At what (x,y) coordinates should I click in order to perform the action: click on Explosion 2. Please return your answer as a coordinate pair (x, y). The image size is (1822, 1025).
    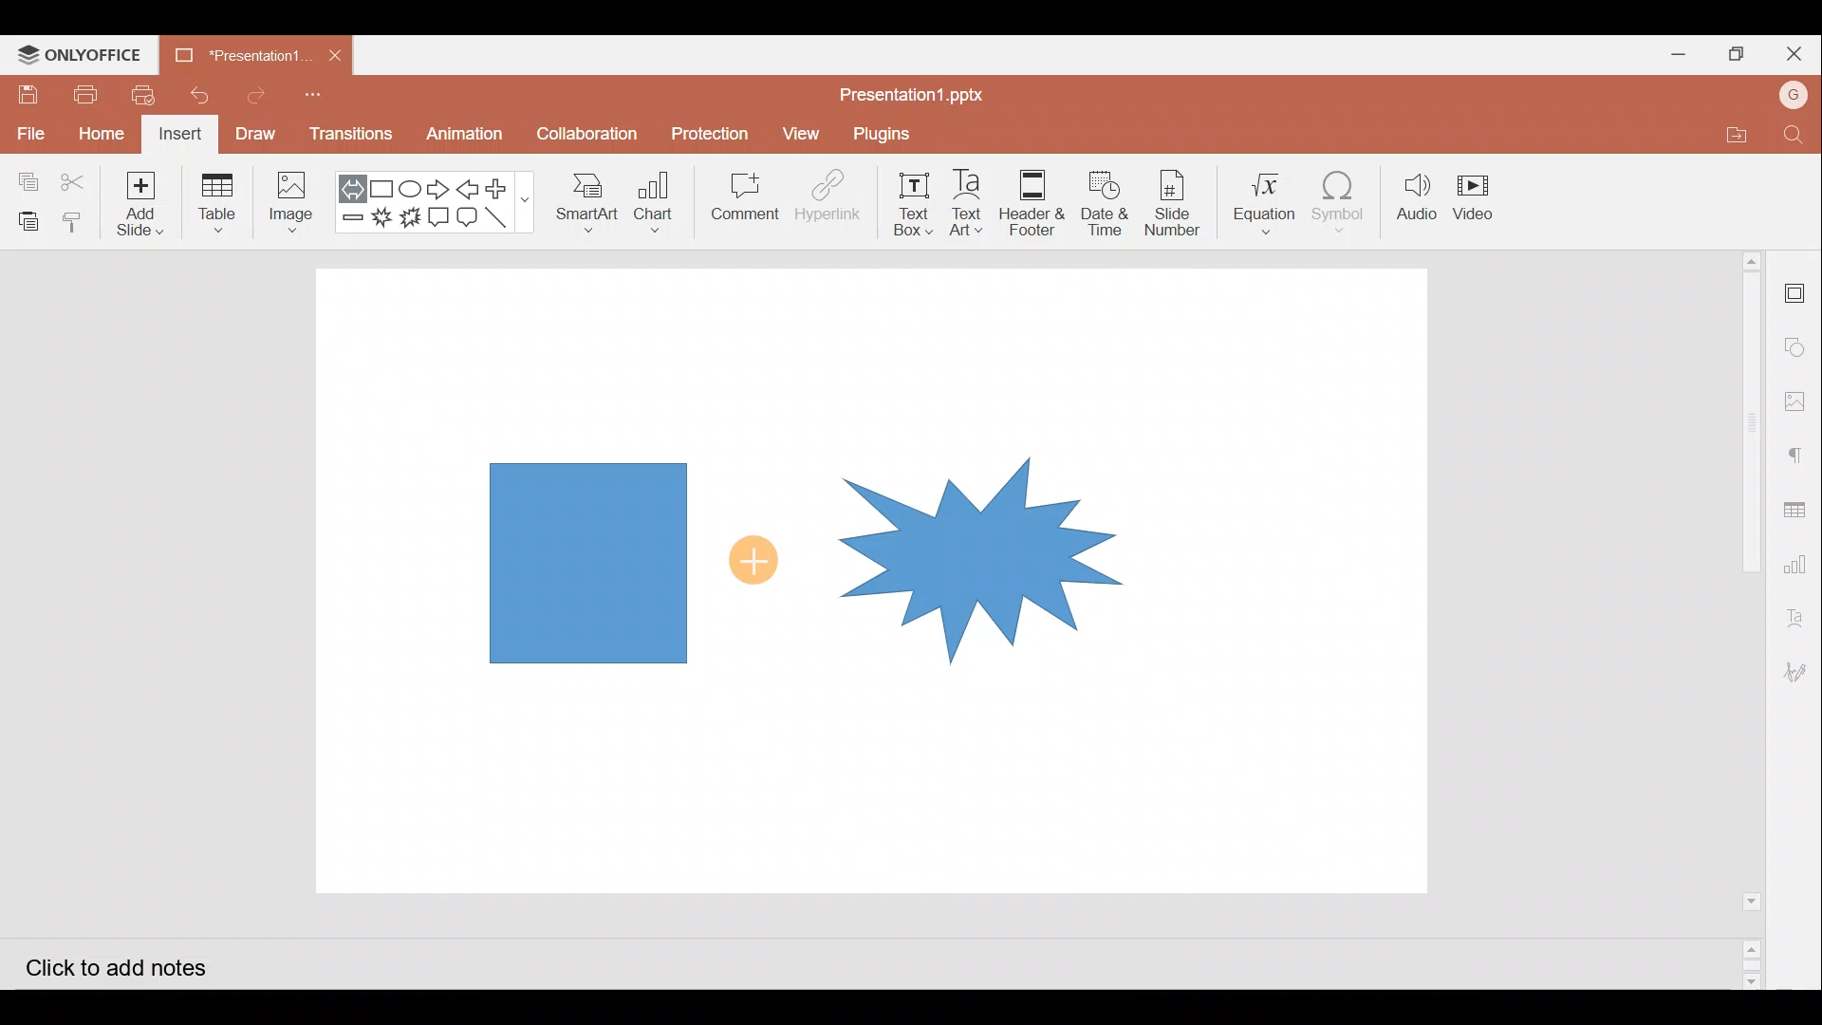
    Looking at the image, I should click on (409, 216).